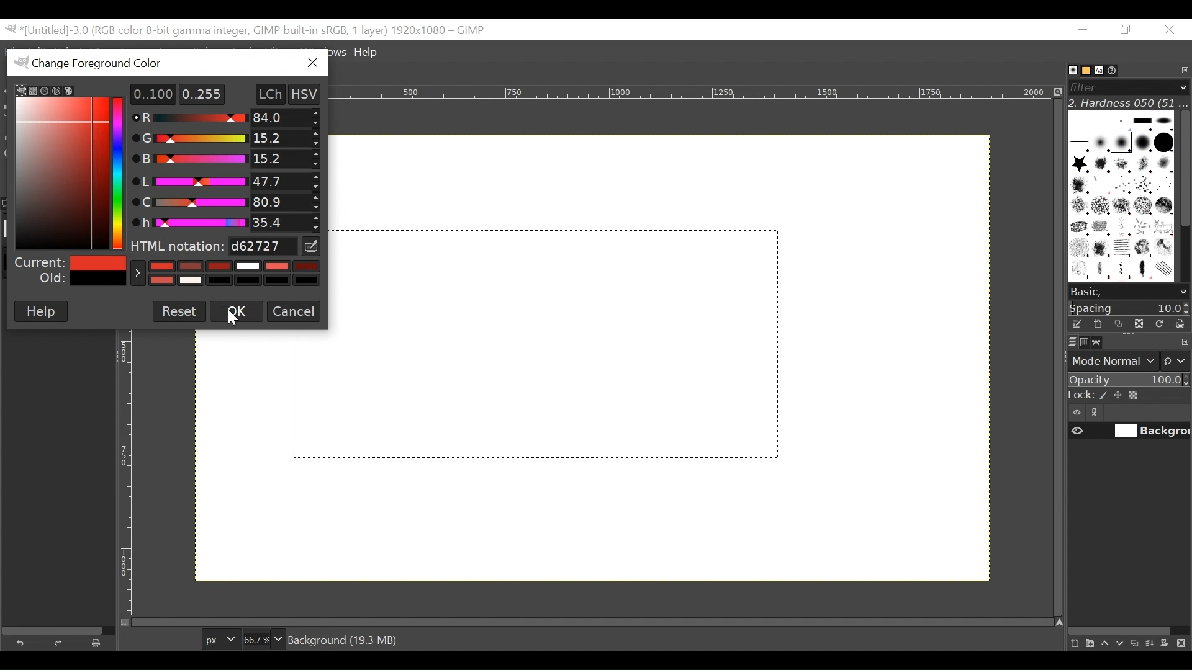 Image resolution: width=1192 pixels, height=670 pixels. What do you see at coordinates (224, 181) in the screenshot?
I see `Lightness` at bounding box center [224, 181].